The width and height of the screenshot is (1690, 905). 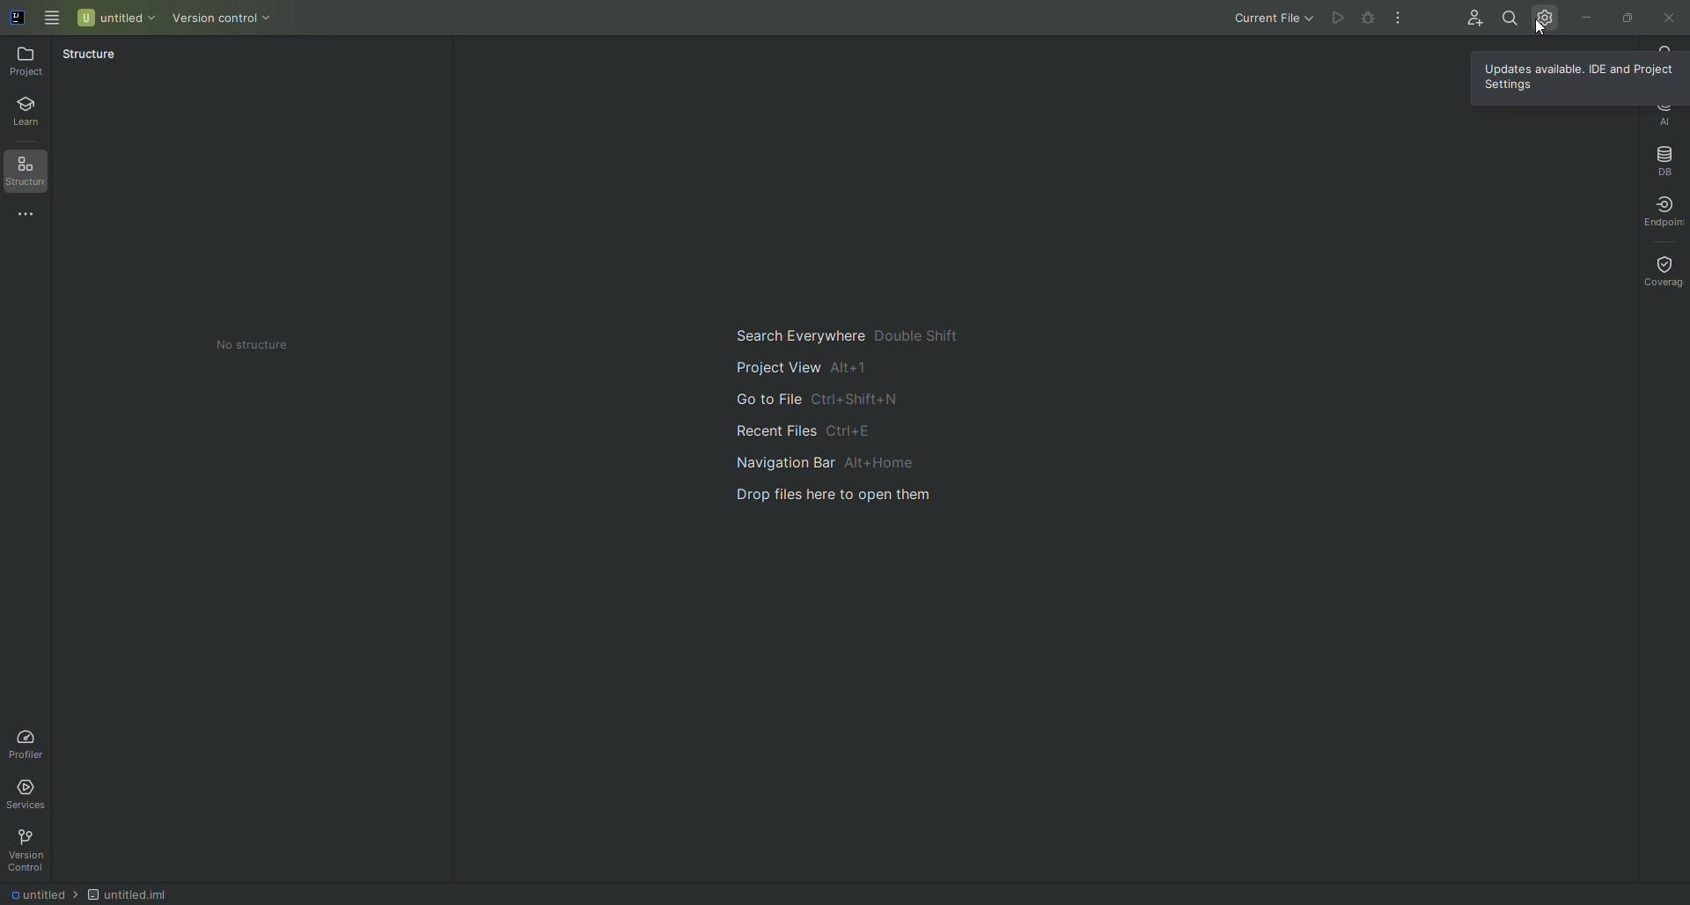 What do you see at coordinates (20, 14) in the screenshot?
I see `` at bounding box center [20, 14].